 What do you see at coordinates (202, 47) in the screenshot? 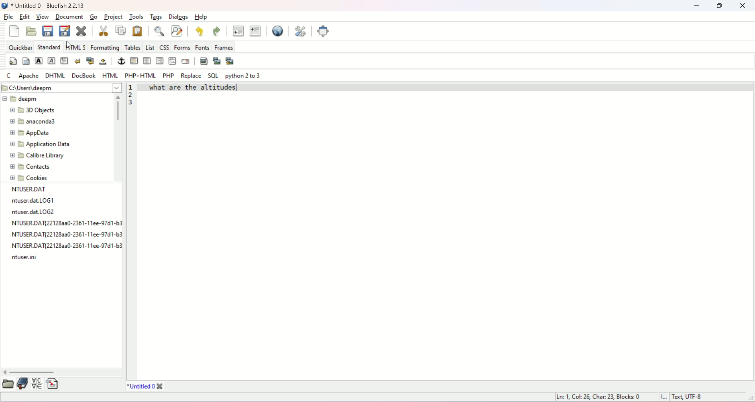
I see `fonts` at bounding box center [202, 47].